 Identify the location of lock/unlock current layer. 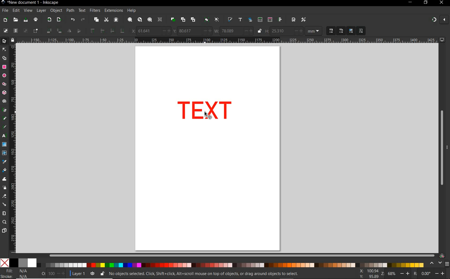
(102, 273).